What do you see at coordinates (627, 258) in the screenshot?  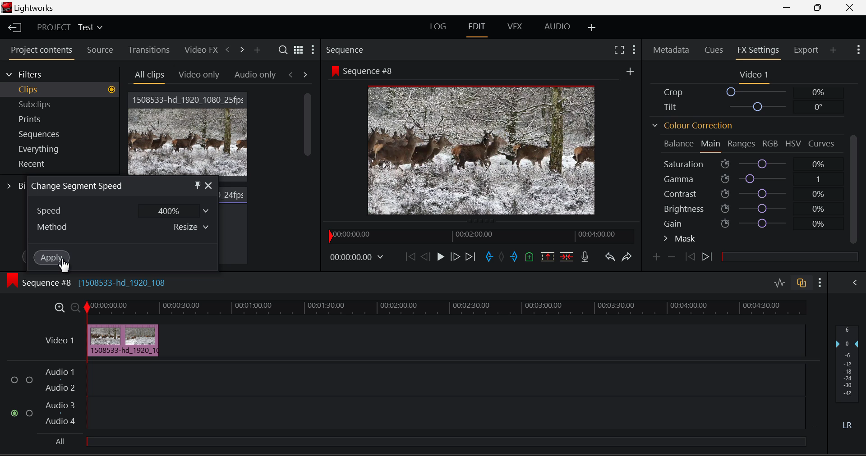 I see `Redo` at bounding box center [627, 258].